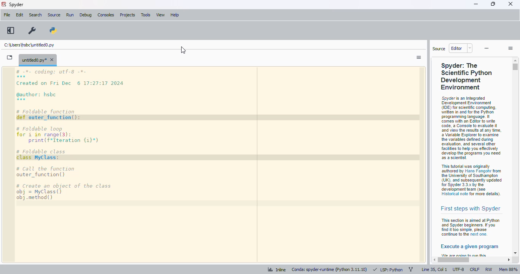 The image size is (520, 274). I want to click on UTF-8, so click(458, 269).